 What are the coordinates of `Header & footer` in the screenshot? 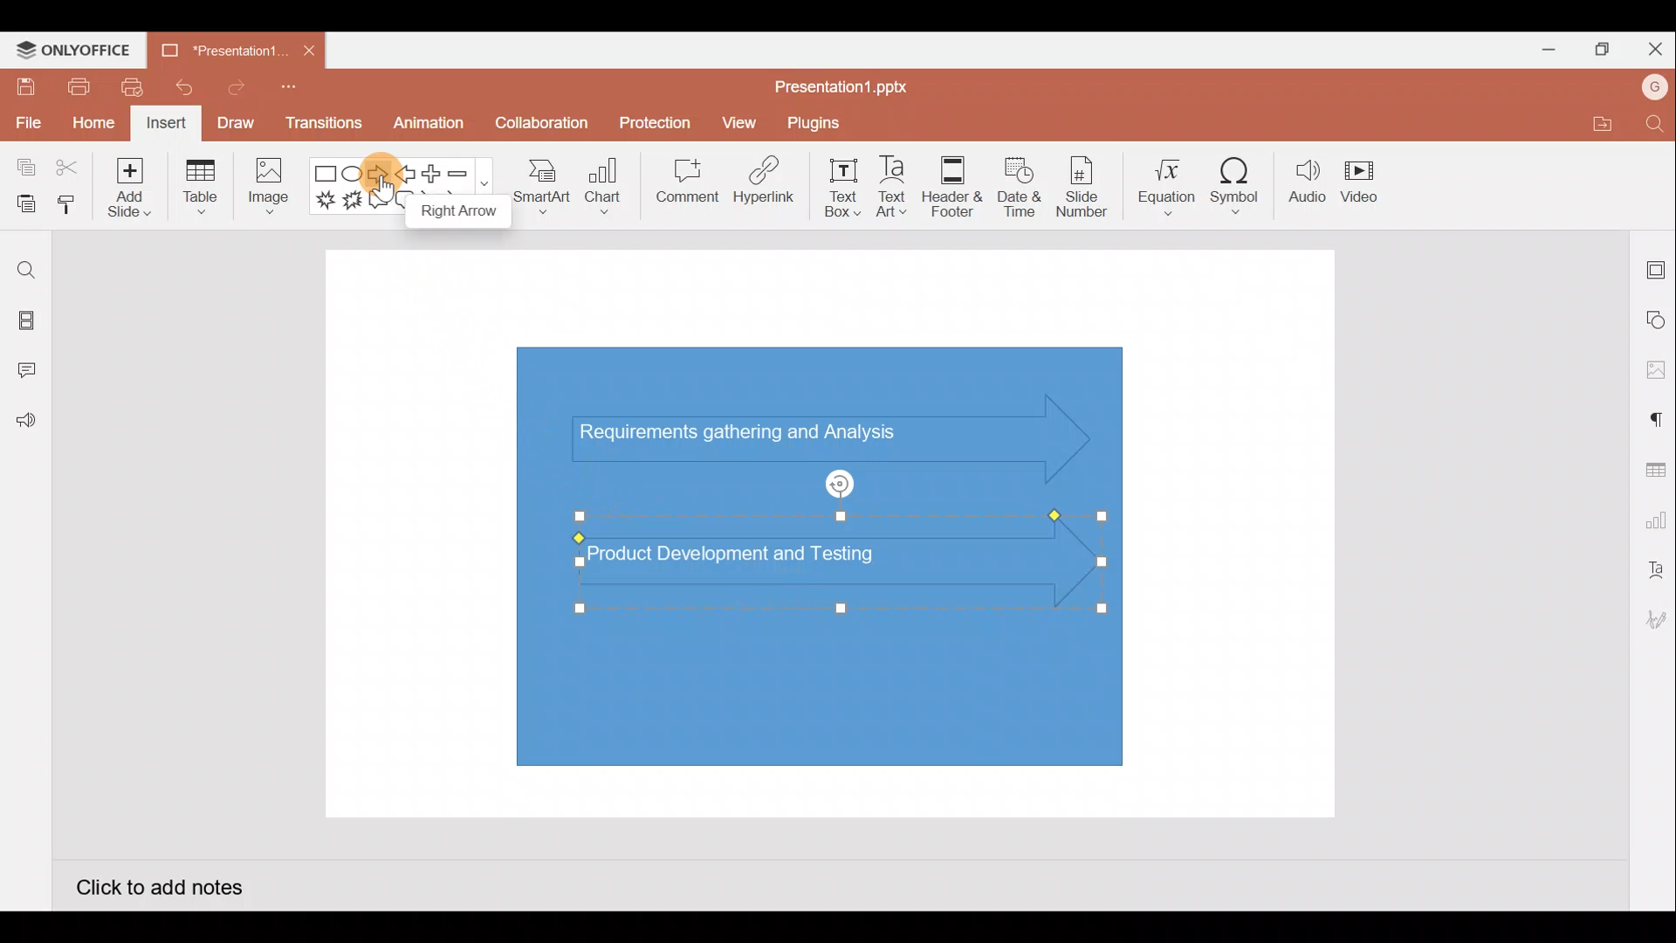 It's located at (953, 182).